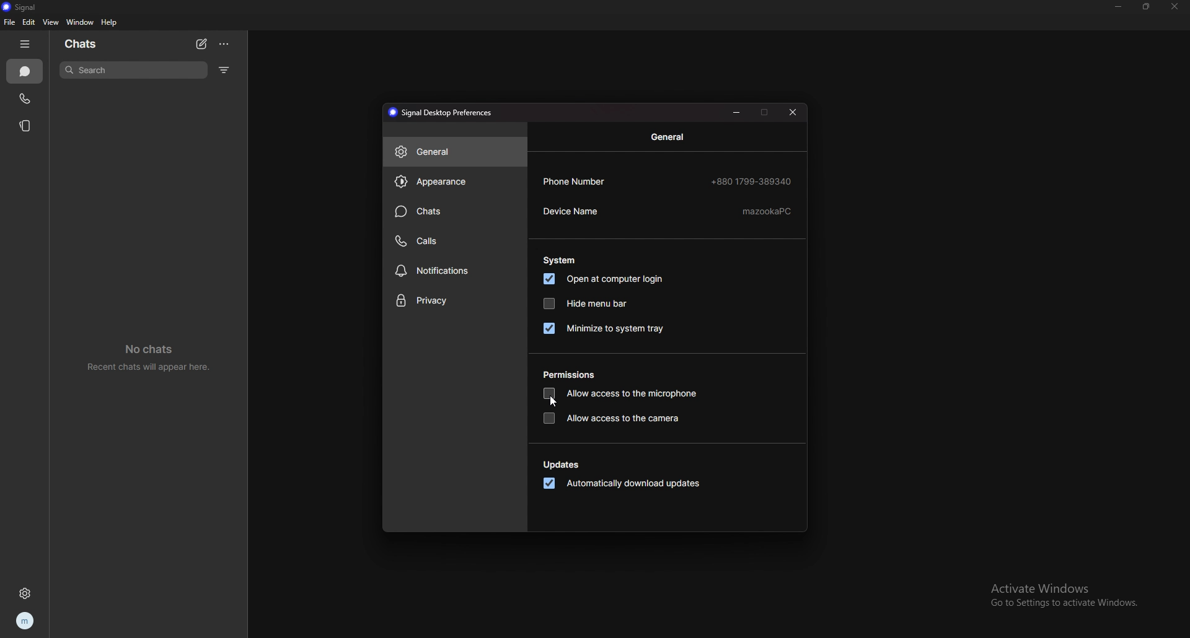  I want to click on edit, so click(28, 22).